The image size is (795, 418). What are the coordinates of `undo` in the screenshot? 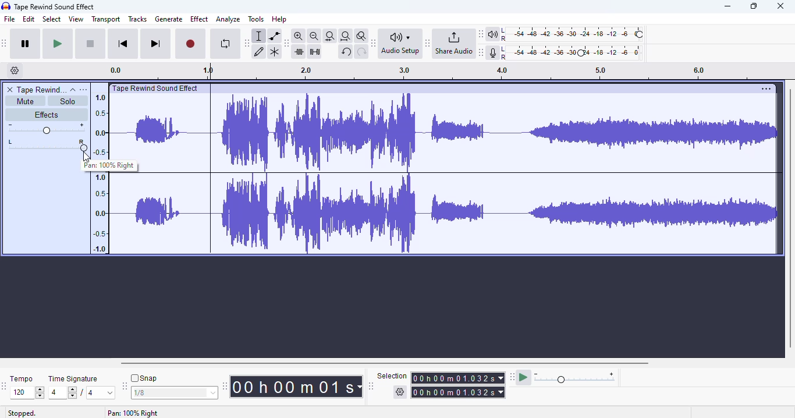 It's located at (346, 52).